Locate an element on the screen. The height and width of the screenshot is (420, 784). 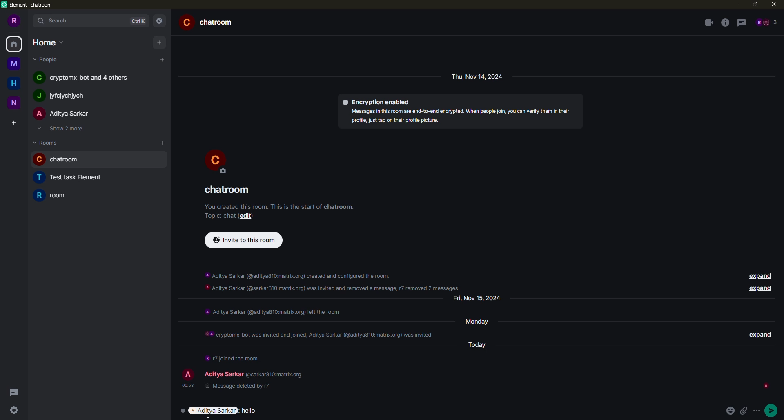
add is located at coordinates (162, 142).